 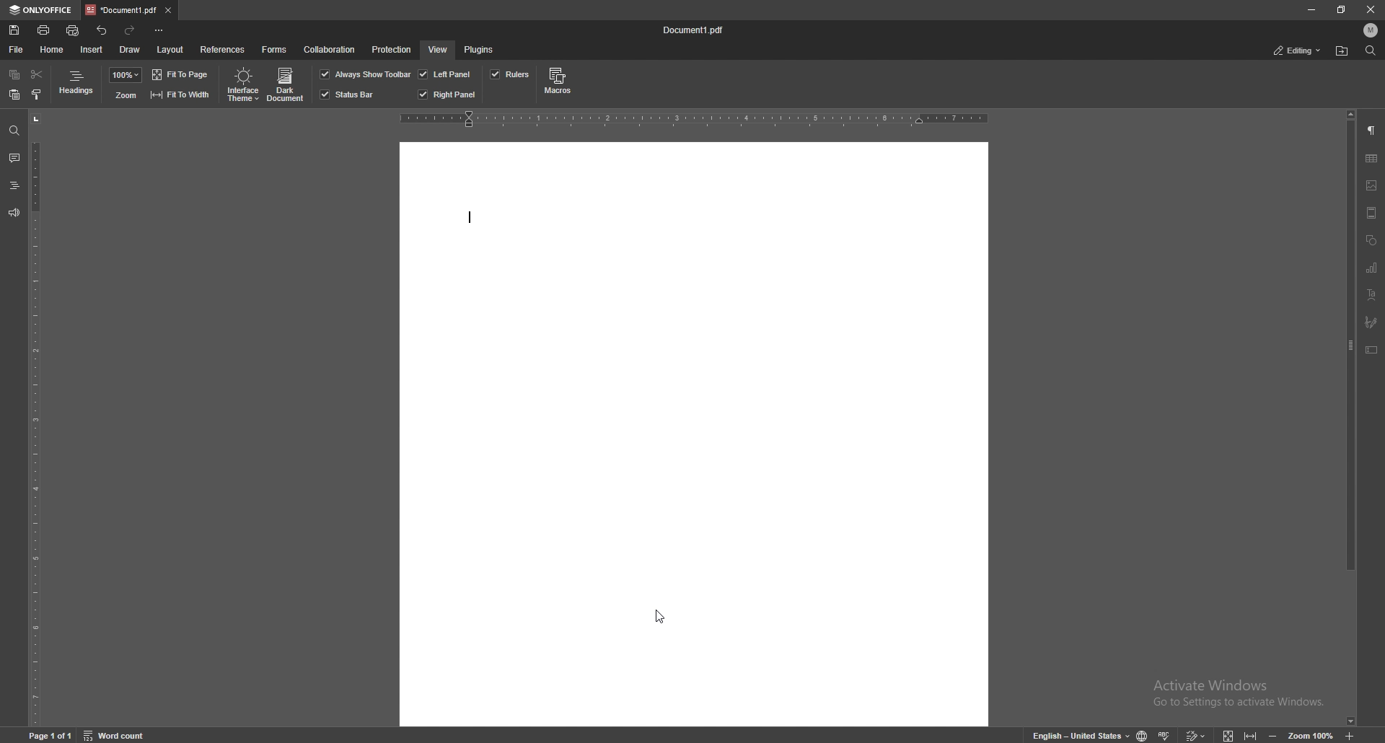 I want to click on fit to screen, so click(x=1229, y=735).